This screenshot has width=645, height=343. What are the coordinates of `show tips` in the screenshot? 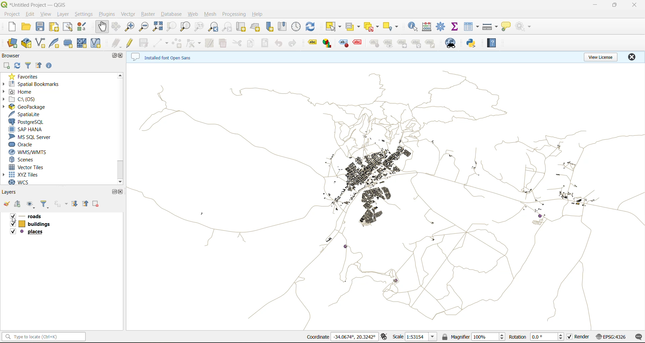 It's located at (506, 27).